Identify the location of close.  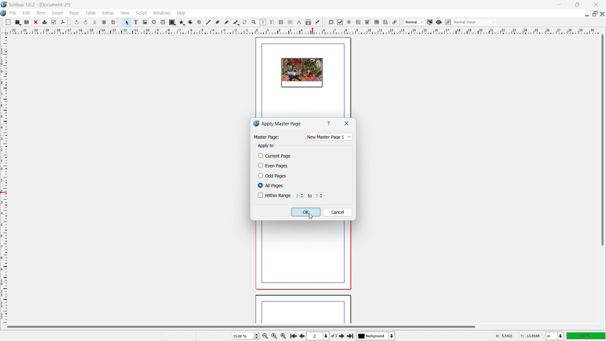
(346, 124).